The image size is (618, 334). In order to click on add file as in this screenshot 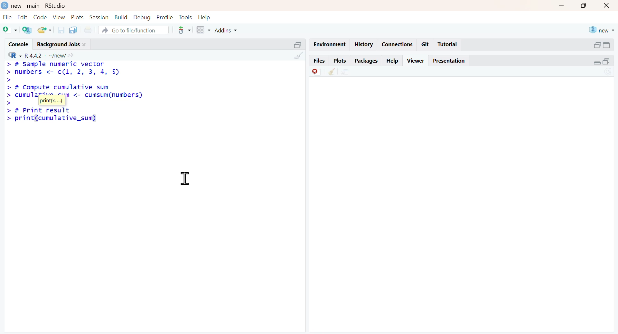, I will do `click(11, 30)`.